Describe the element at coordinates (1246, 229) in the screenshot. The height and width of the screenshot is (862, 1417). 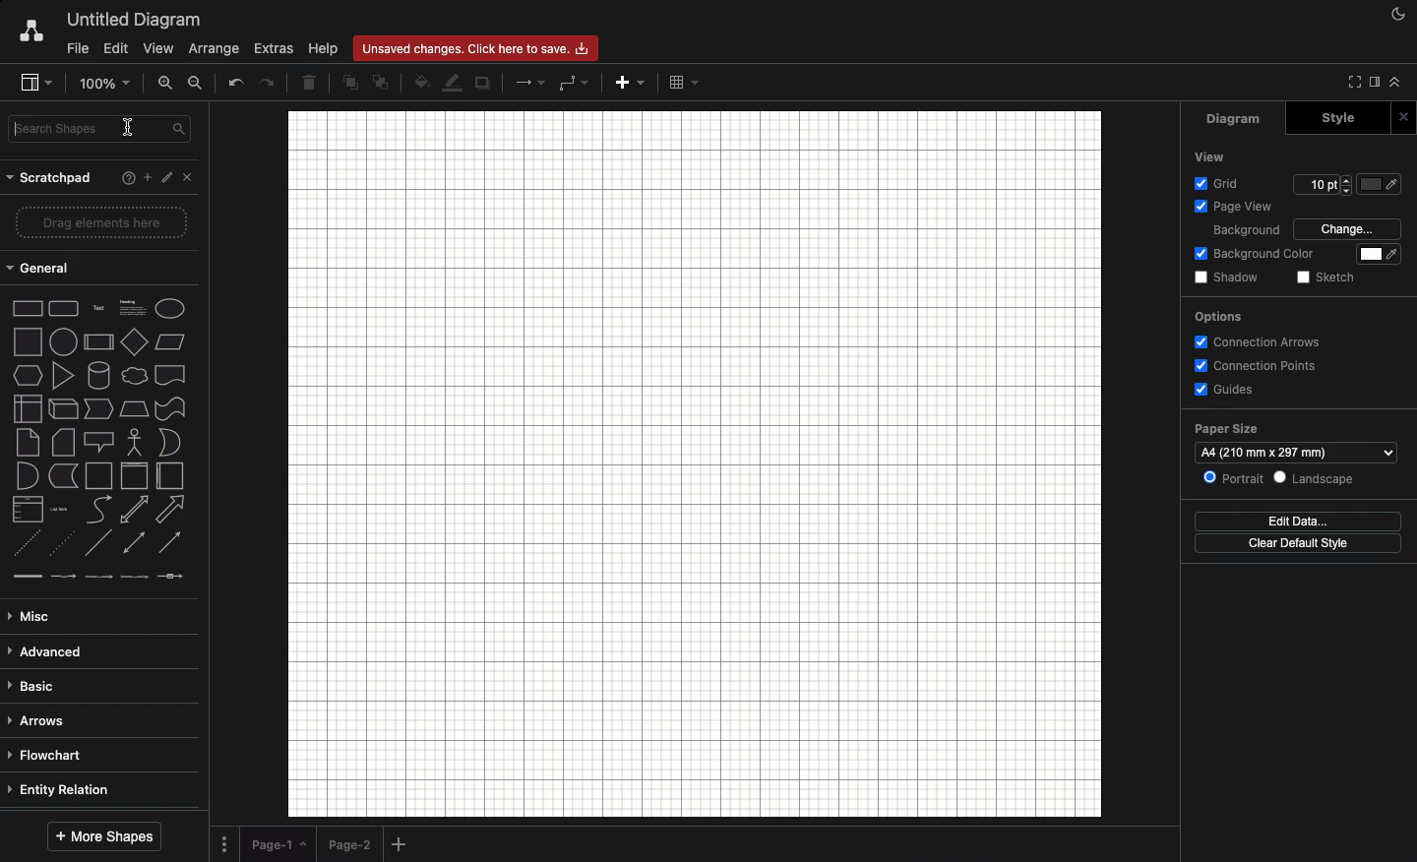
I see `Background` at that location.